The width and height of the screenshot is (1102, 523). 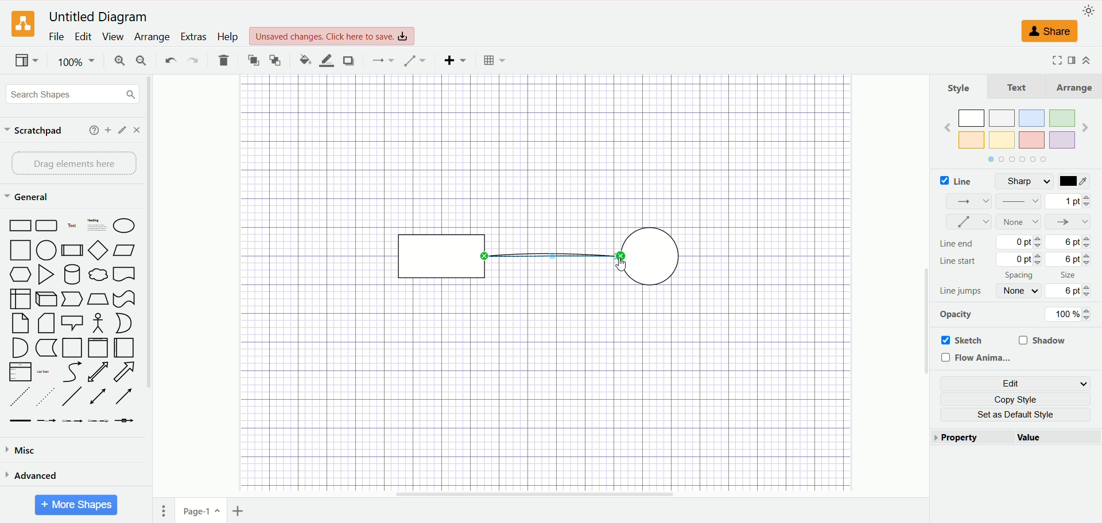 What do you see at coordinates (122, 128) in the screenshot?
I see `edit` at bounding box center [122, 128].